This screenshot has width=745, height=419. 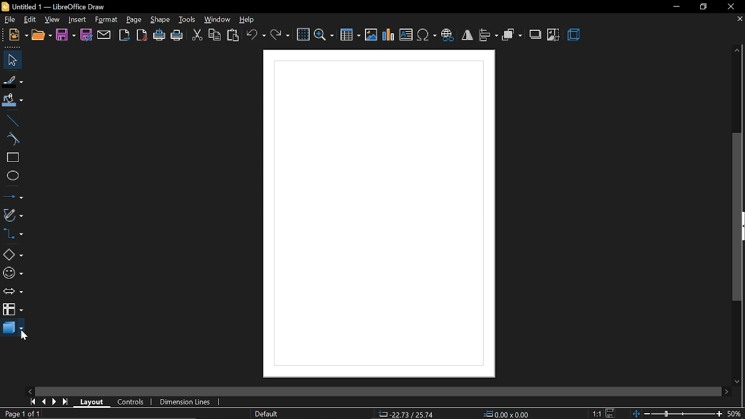 I want to click on change zoom, so click(x=675, y=414).